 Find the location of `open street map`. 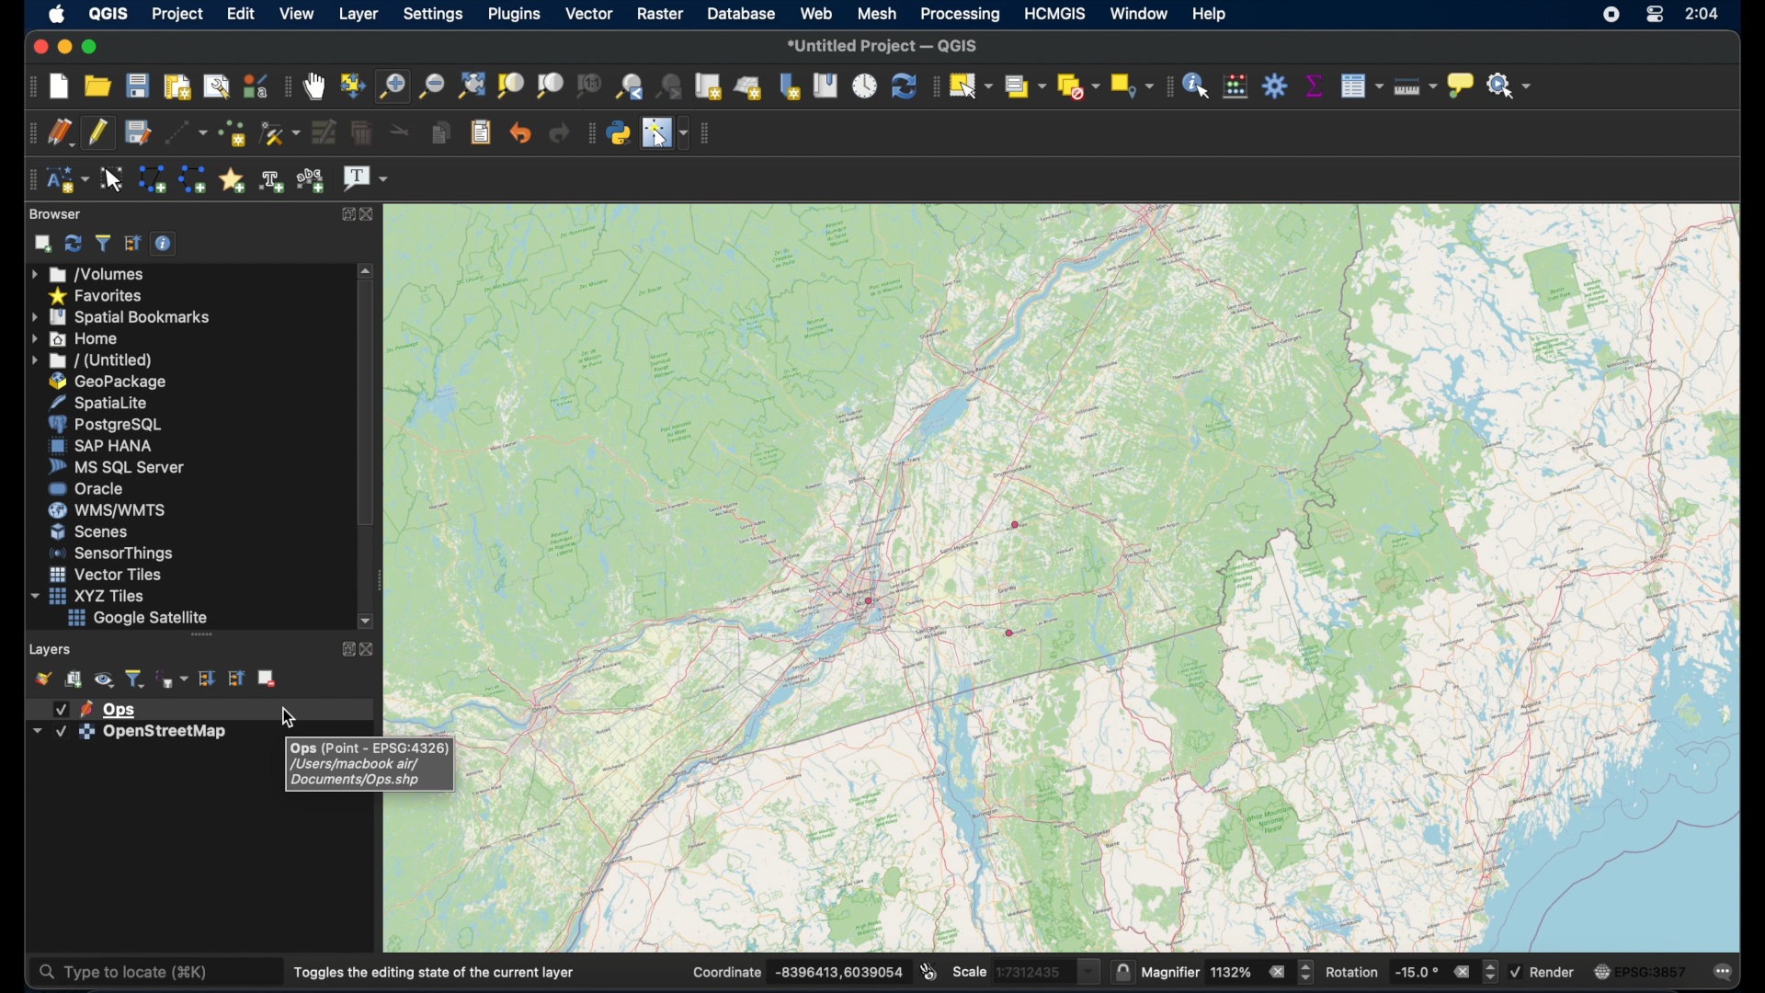

open street map is located at coordinates (915, 549).